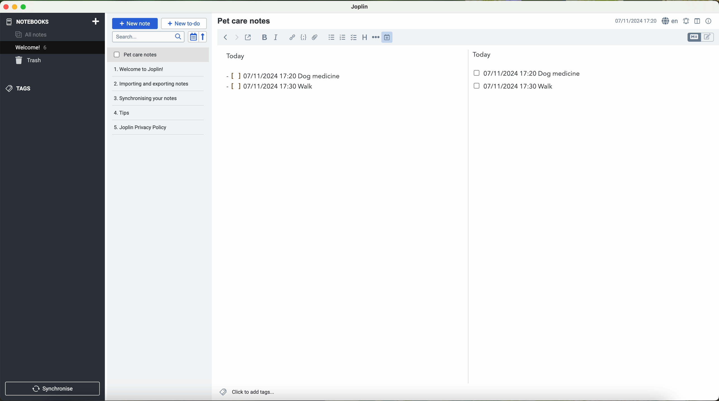 This screenshot has width=719, height=401. What do you see at coordinates (247, 393) in the screenshot?
I see `add tags` at bounding box center [247, 393].